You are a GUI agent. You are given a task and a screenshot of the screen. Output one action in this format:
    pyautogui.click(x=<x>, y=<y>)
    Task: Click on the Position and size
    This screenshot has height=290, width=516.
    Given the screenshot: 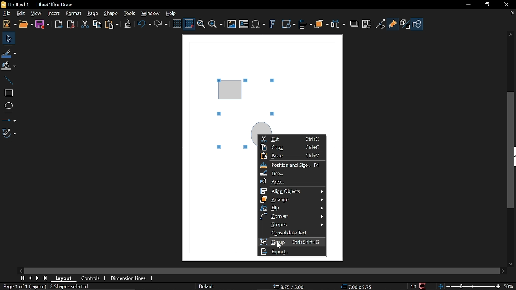 What is the action you would take?
    pyautogui.click(x=291, y=165)
    